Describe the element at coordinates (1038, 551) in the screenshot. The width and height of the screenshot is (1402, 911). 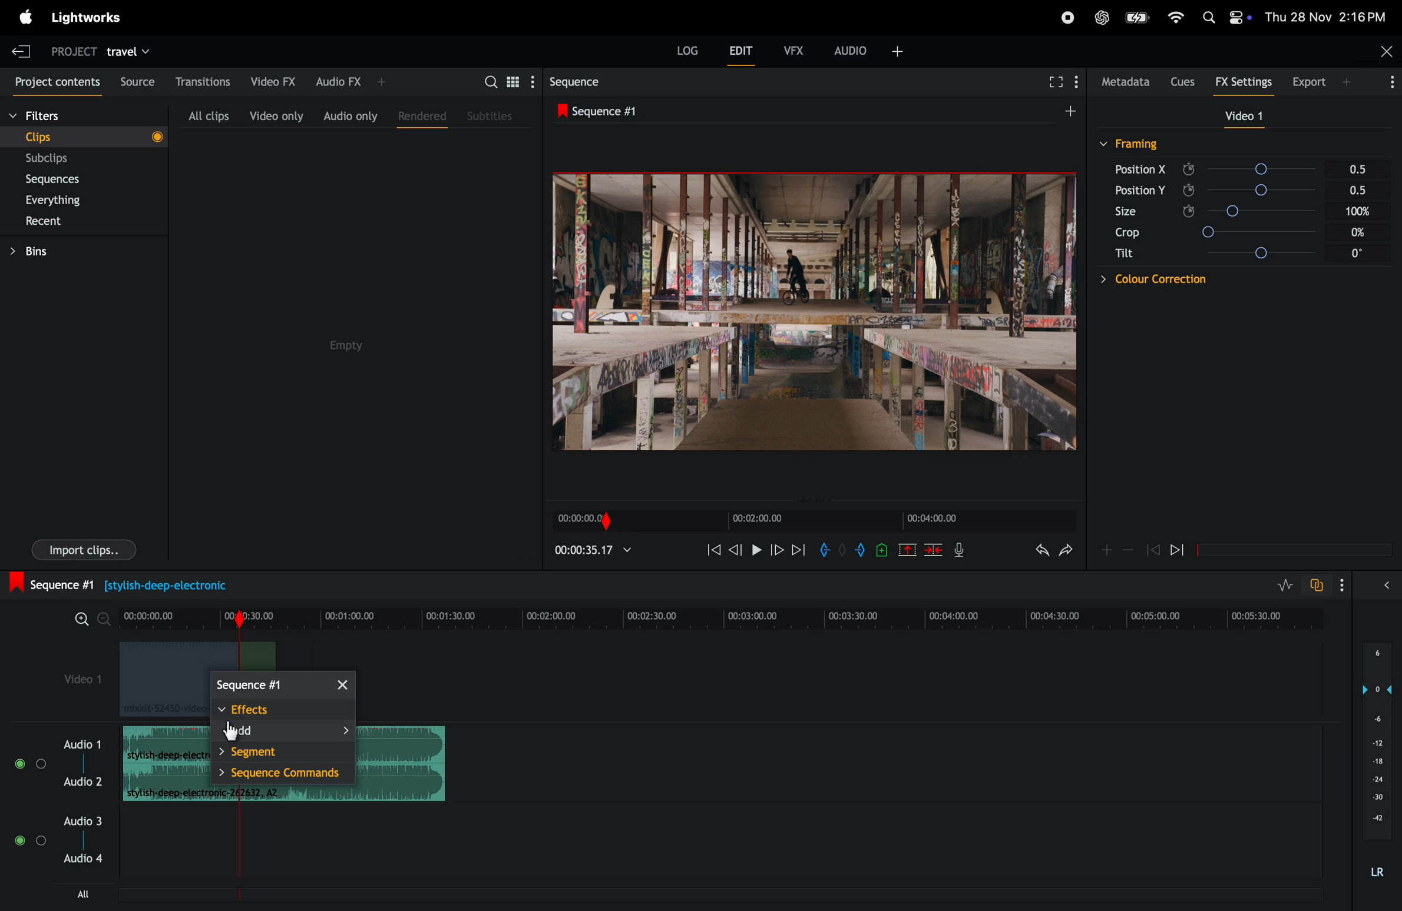
I see `redo` at that location.